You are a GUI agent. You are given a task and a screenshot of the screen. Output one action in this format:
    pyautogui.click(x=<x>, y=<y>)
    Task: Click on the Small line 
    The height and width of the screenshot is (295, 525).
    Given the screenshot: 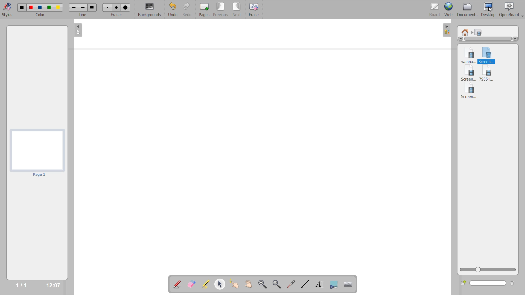 What is the action you would take?
    pyautogui.click(x=73, y=7)
    